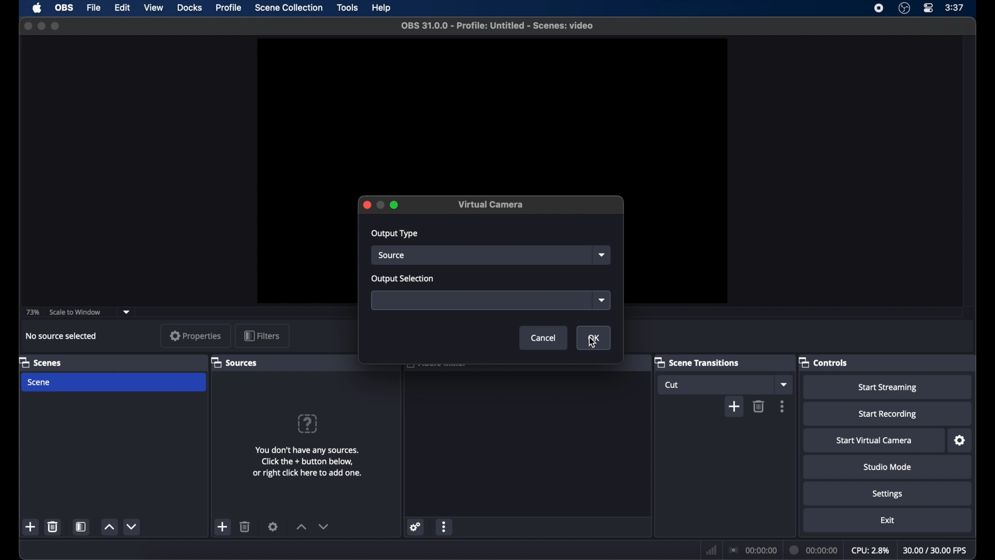  What do you see at coordinates (815, 550) in the screenshot?
I see `duration` at bounding box center [815, 550].